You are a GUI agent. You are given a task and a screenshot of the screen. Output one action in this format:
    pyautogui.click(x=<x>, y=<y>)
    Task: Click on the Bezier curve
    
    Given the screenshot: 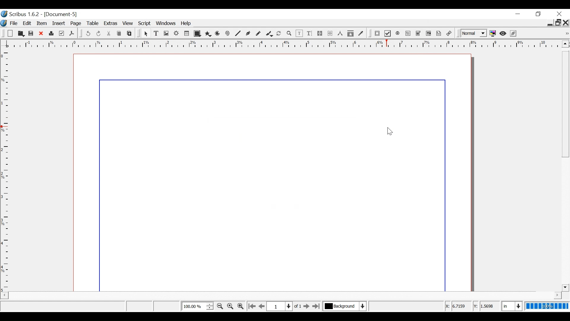 What is the action you would take?
    pyautogui.click(x=247, y=34)
    